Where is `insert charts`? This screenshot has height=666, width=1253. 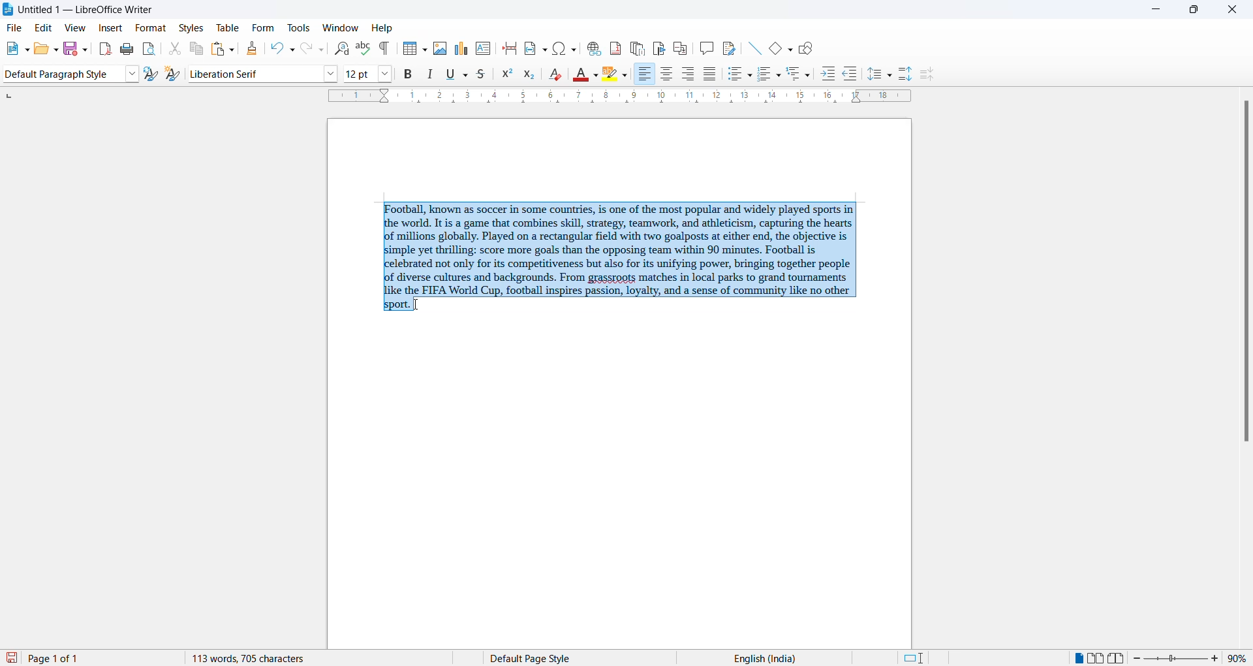 insert charts is located at coordinates (461, 48).